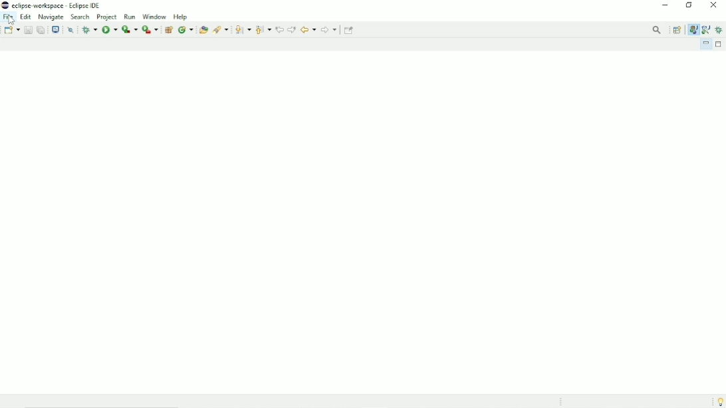 The image size is (726, 408). What do you see at coordinates (5, 5) in the screenshot?
I see `Logo` at bounding box center [5, 5].